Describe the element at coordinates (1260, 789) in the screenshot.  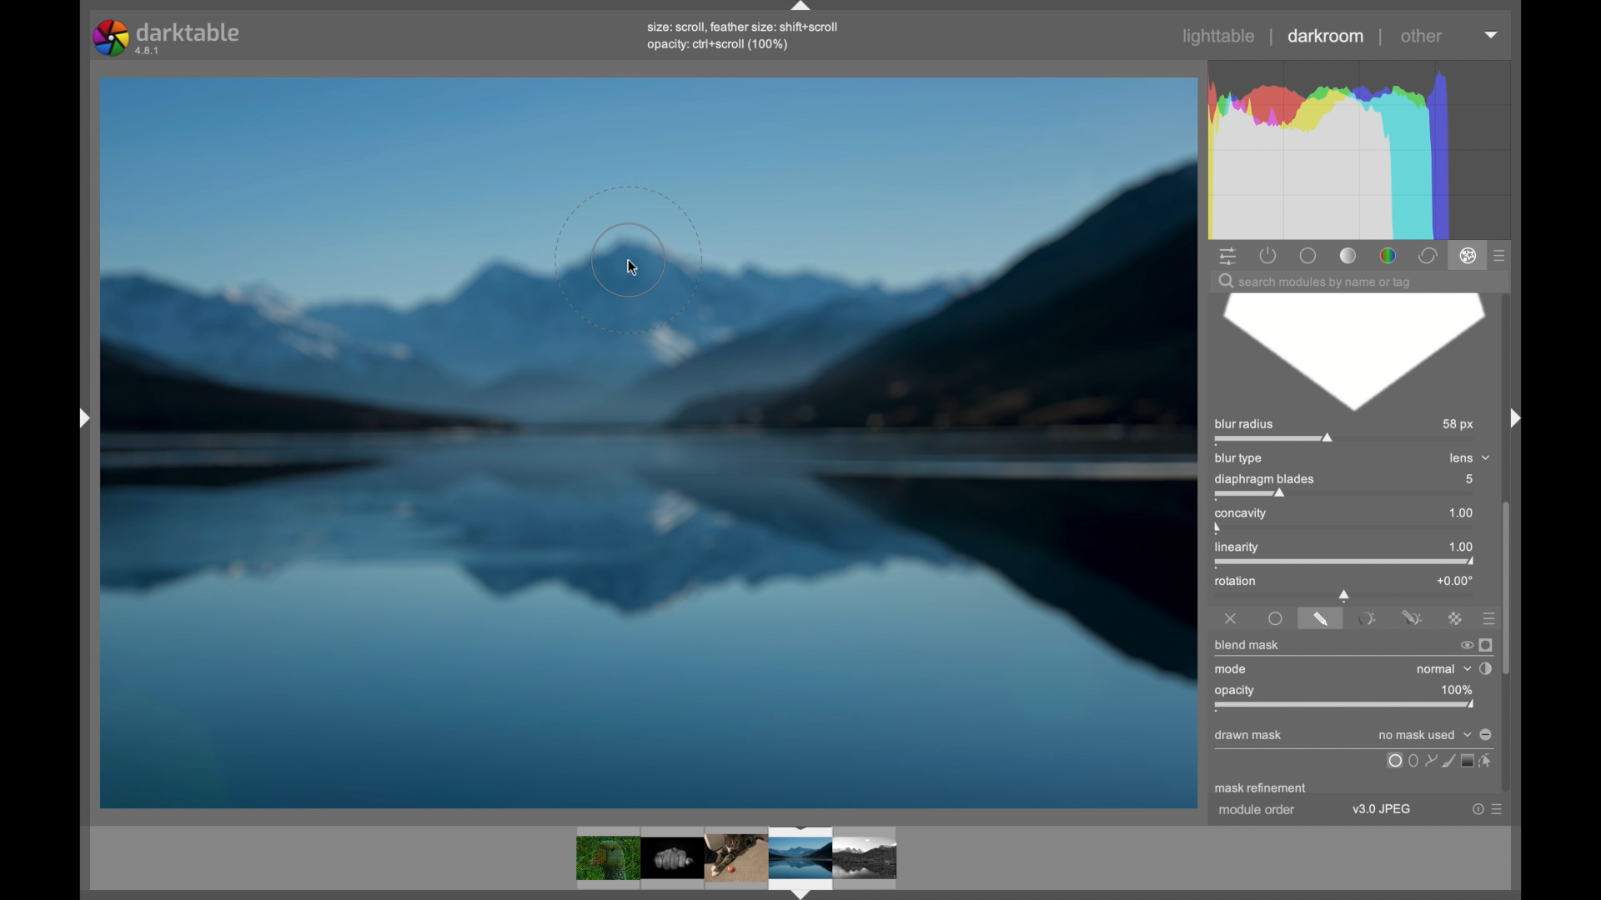
I see `mask refinement` at that location.